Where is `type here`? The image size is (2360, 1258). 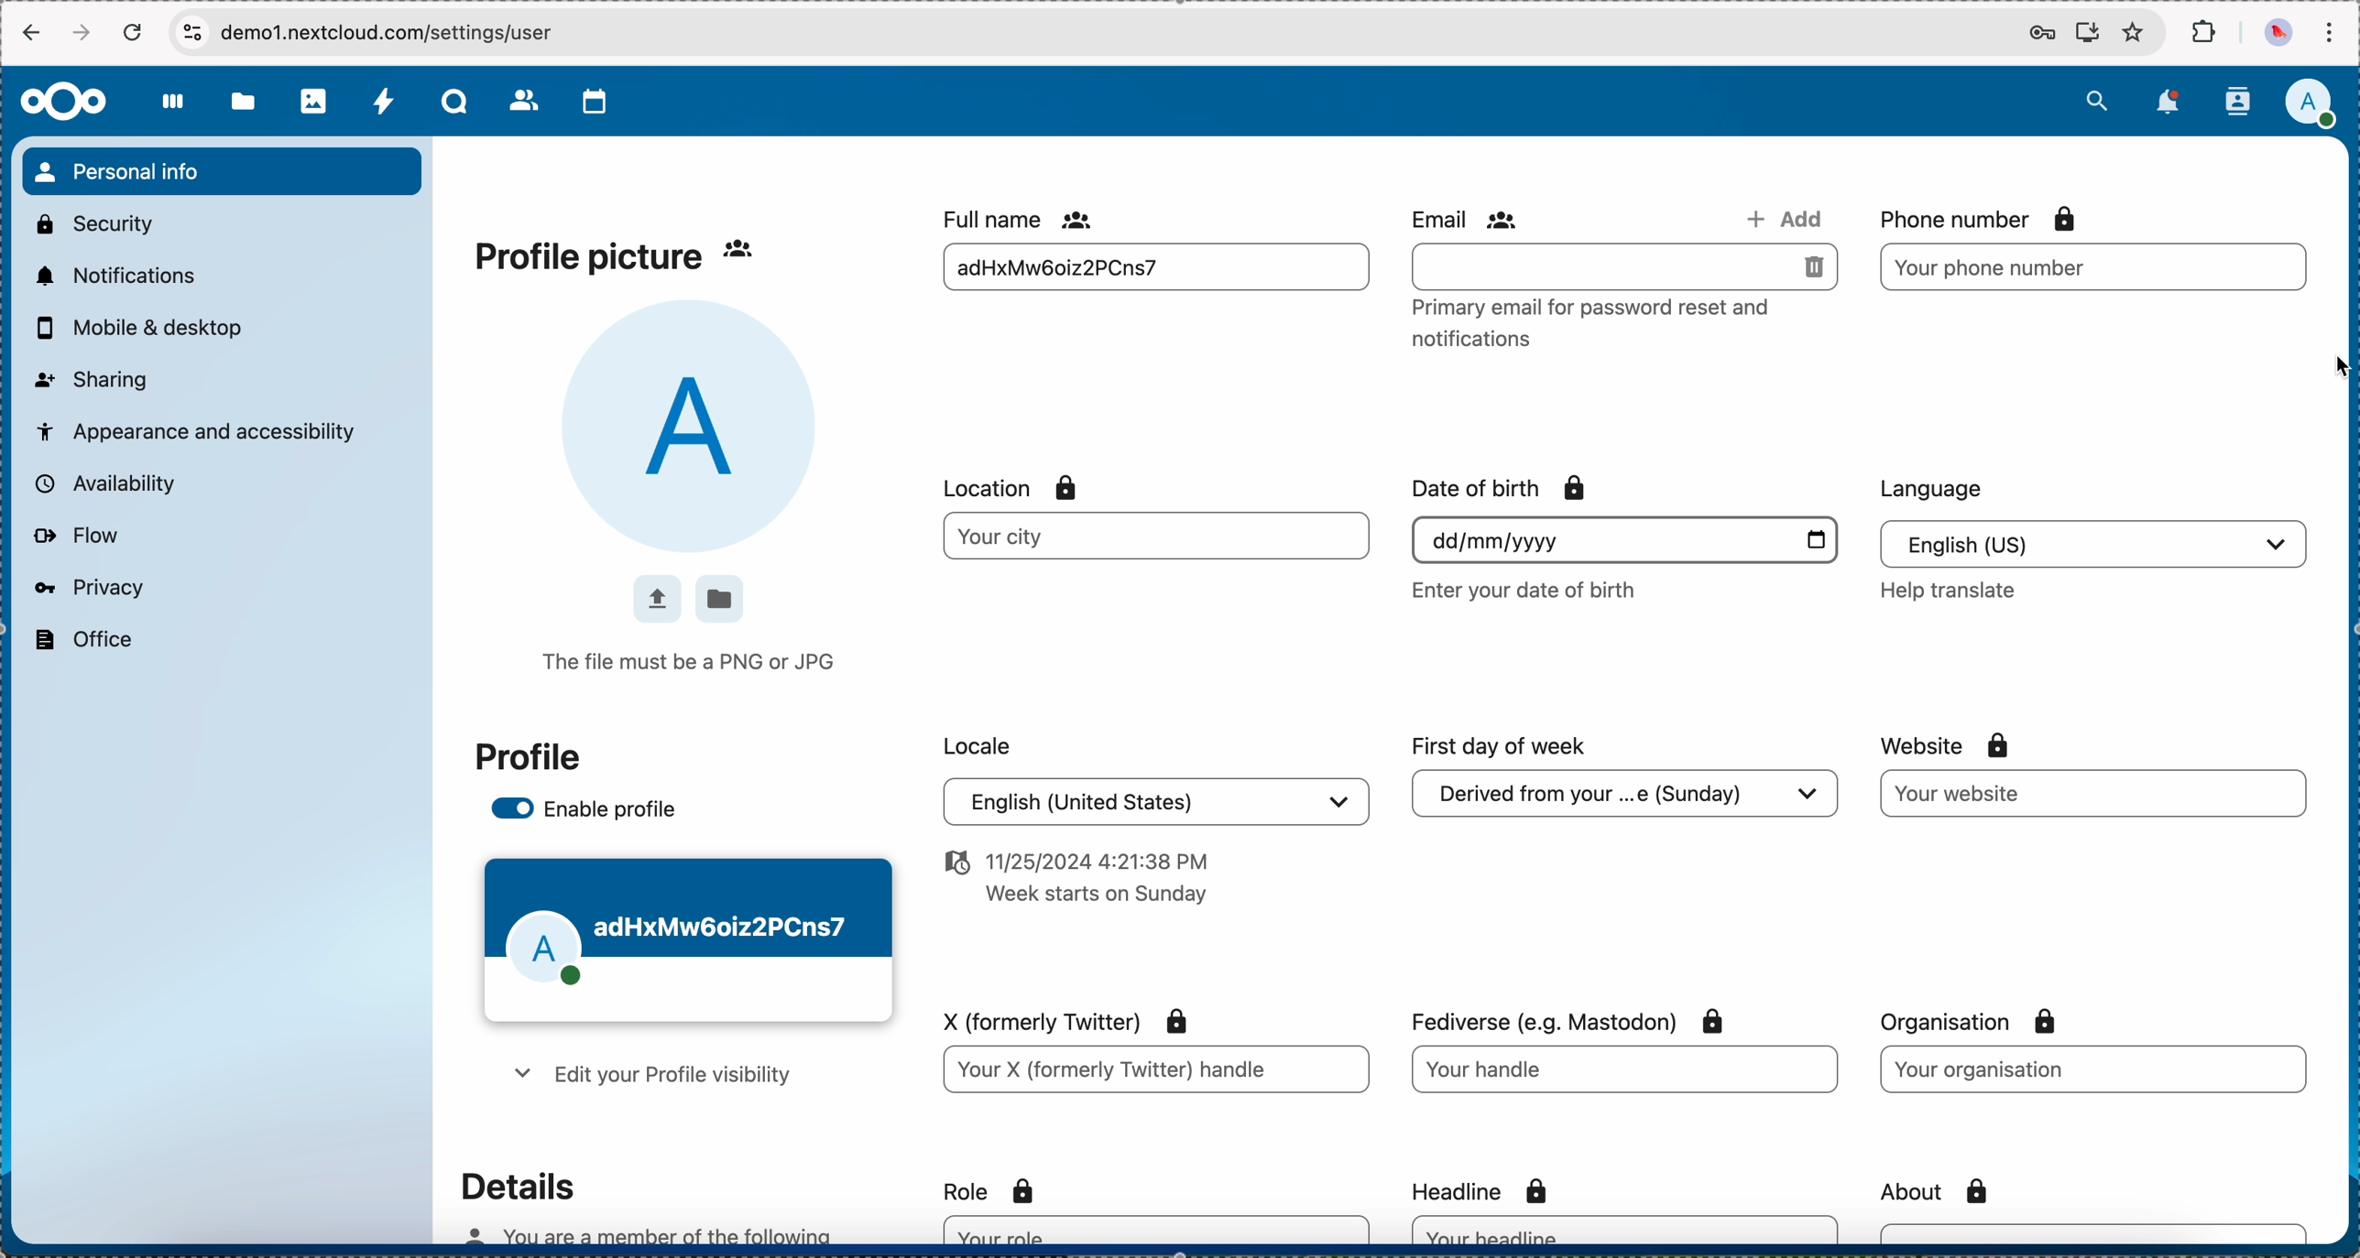 type here is located at coordinates (2092, 267).